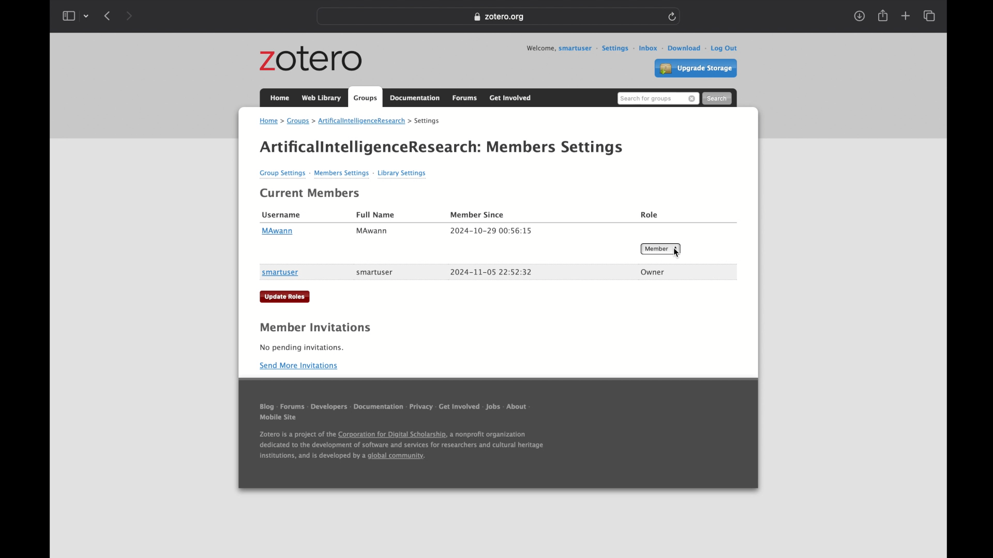 The height and width of the screenshot is (558, 993). What do you see at coordinates (311, 59) in the screenshot?
I see `zotero` at bounding box center [311, 59].